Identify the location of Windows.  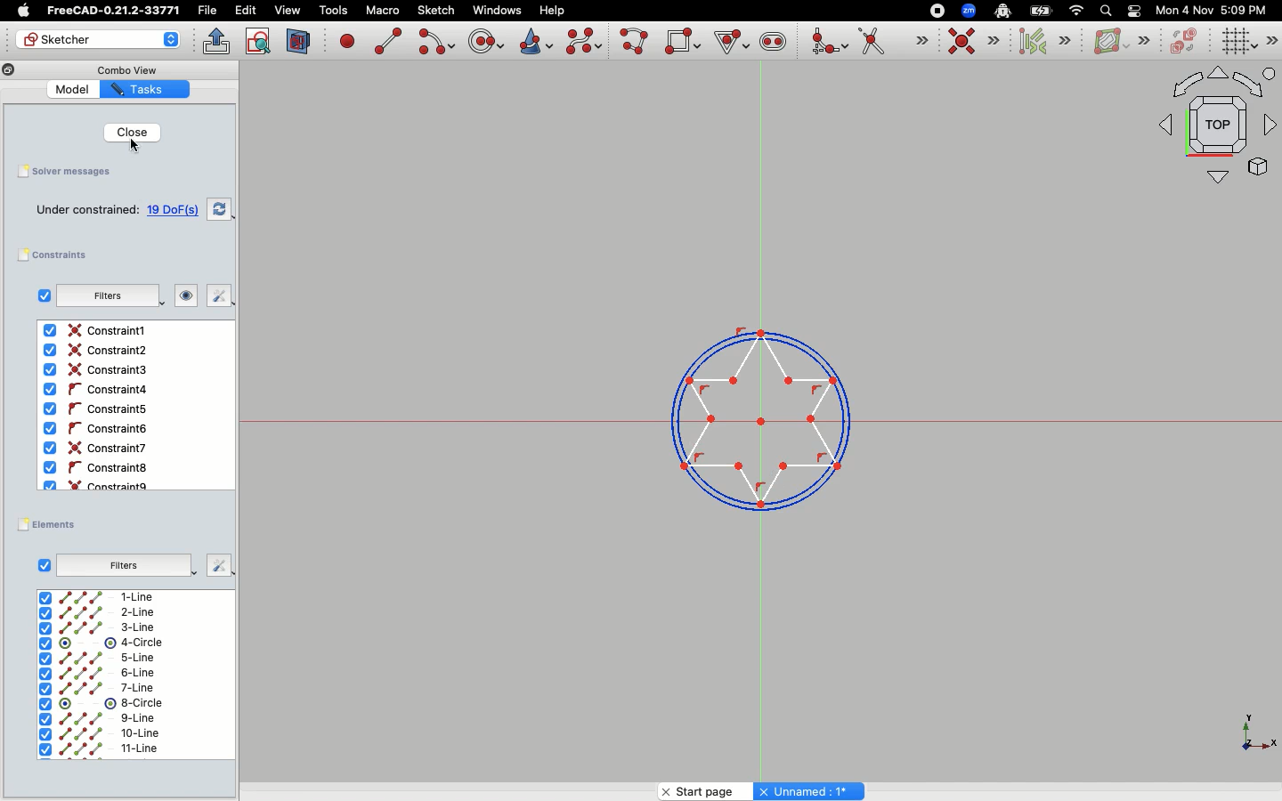
(497, 11).